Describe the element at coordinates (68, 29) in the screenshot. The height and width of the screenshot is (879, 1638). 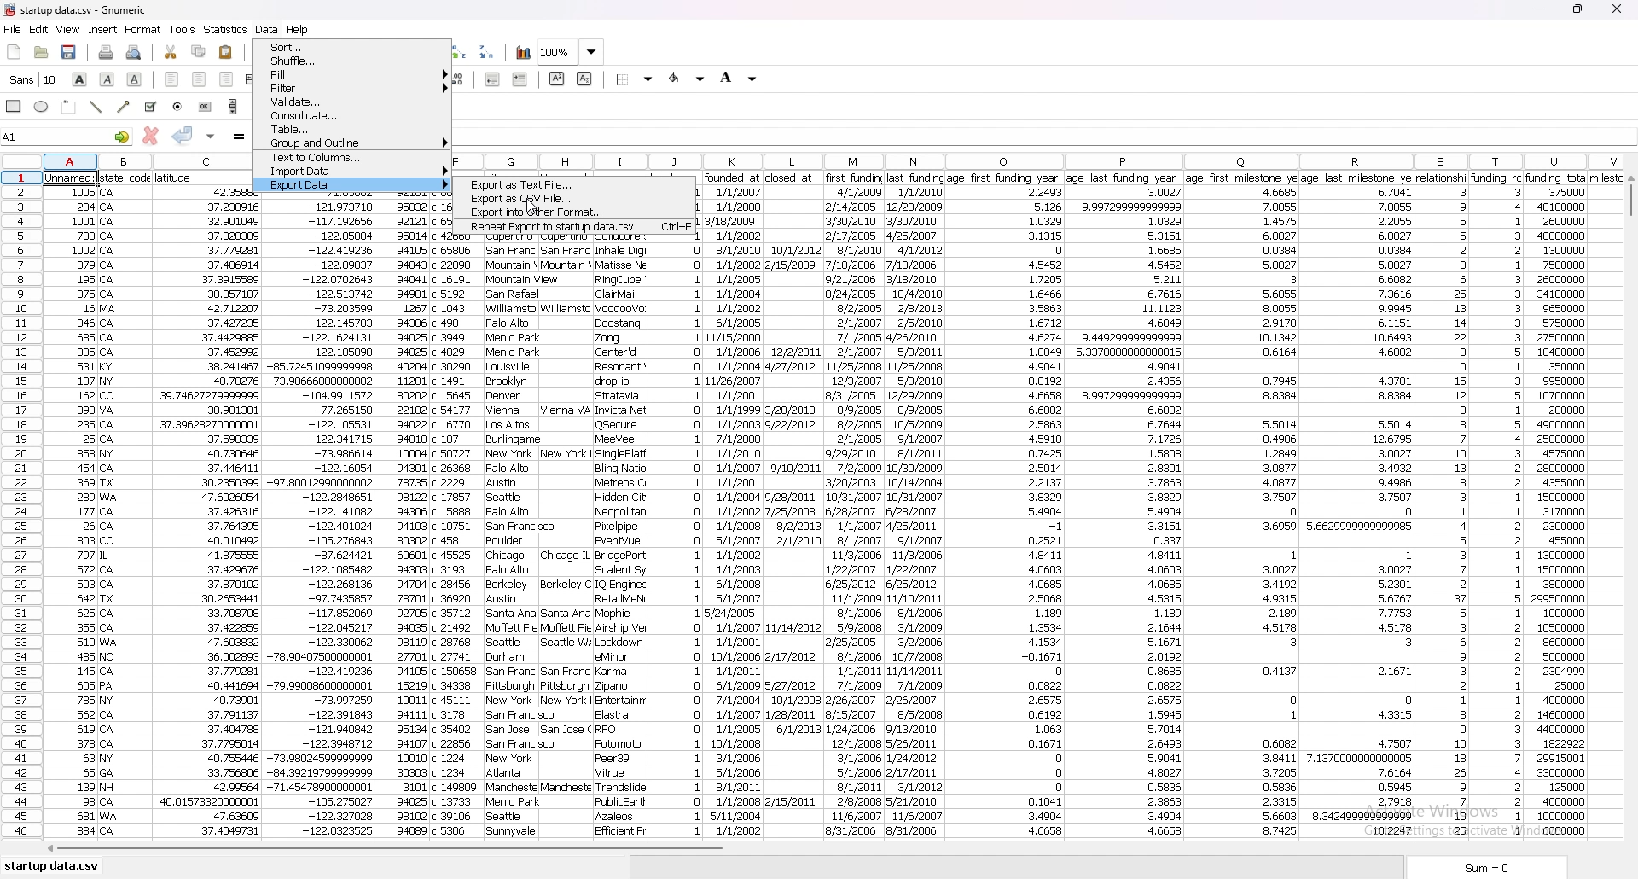
I see `view` at that location.